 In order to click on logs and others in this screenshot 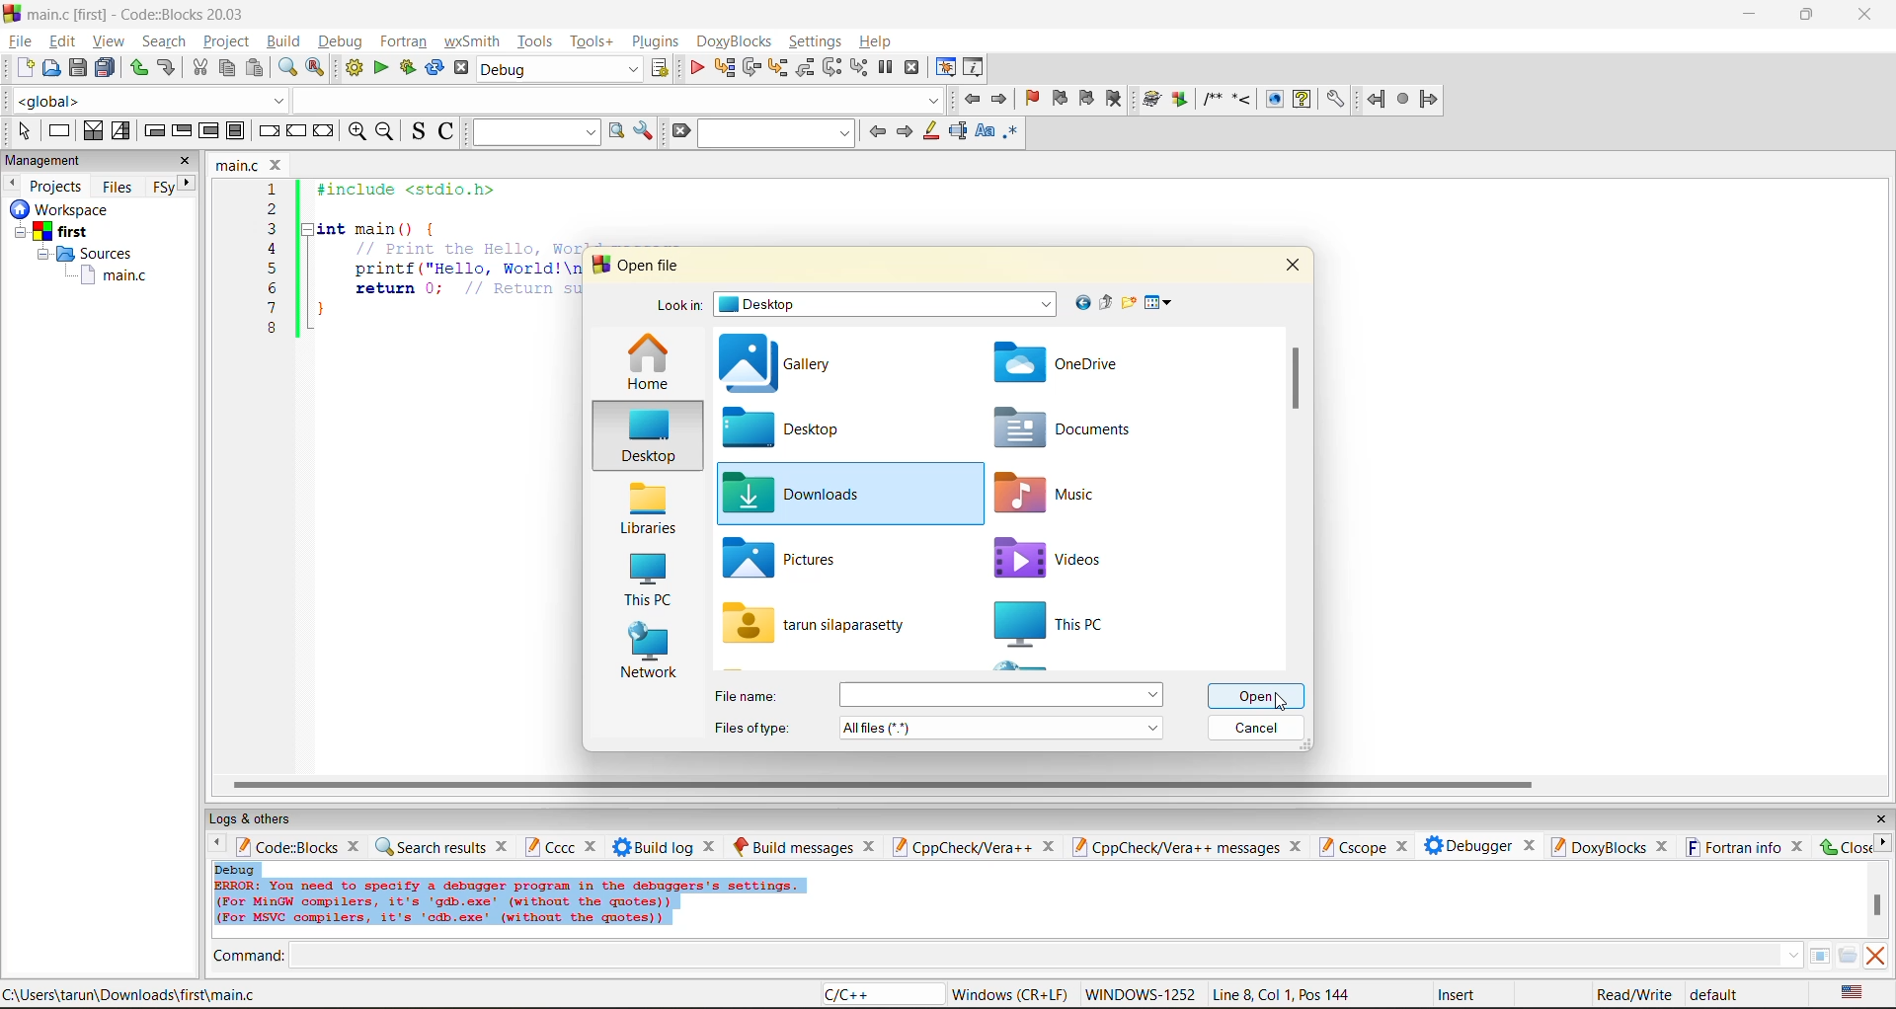, I will do `click(264, 818)`.